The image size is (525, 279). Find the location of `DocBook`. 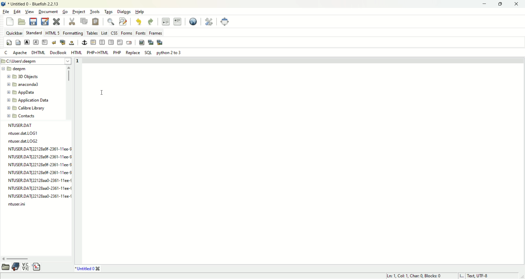

DocBook is located at coordinates (59, 53).